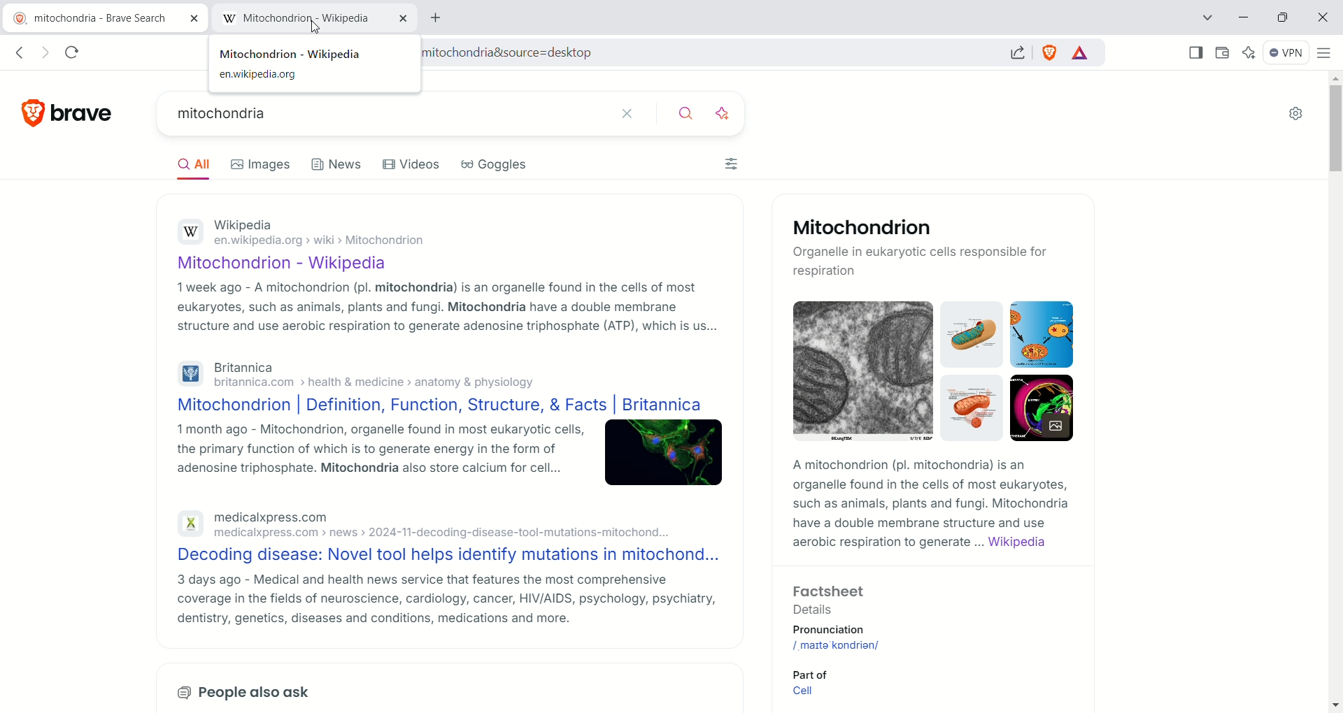  I want to click on minimize, so click(1245, 17).